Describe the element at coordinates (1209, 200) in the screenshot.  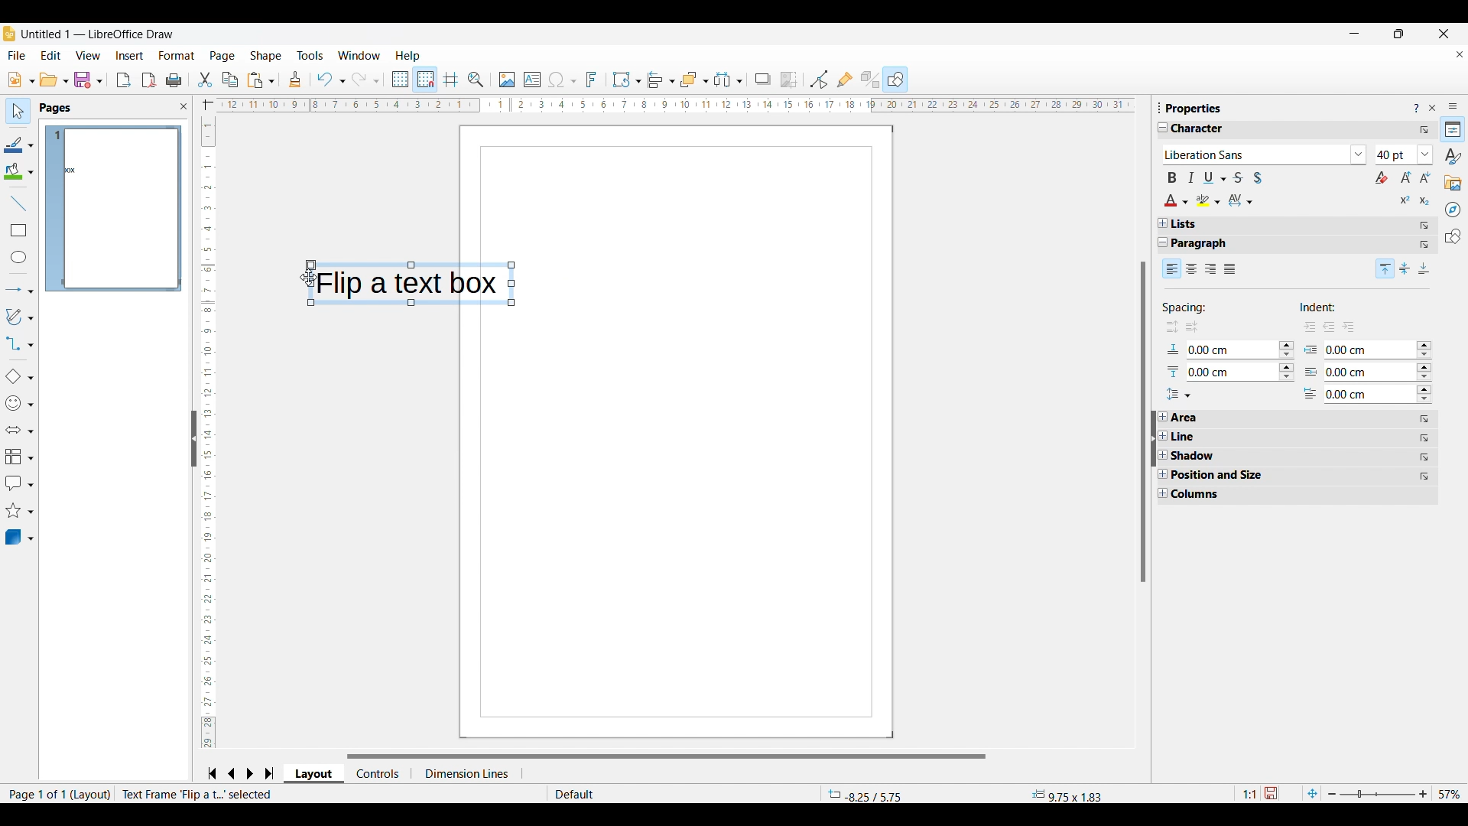
I see `Highlight color options` at that location.